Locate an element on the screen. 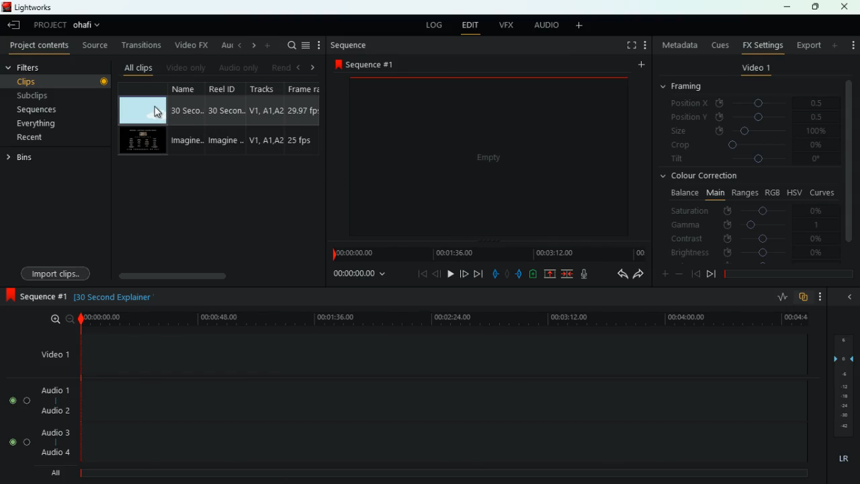  back is located at coordinates (619, 275).